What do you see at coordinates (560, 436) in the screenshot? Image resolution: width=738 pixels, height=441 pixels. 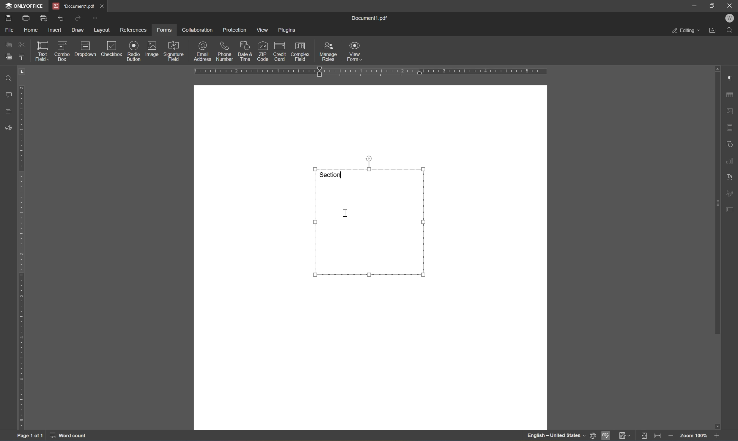 I see `set document language` at bounding box center [560, 436].